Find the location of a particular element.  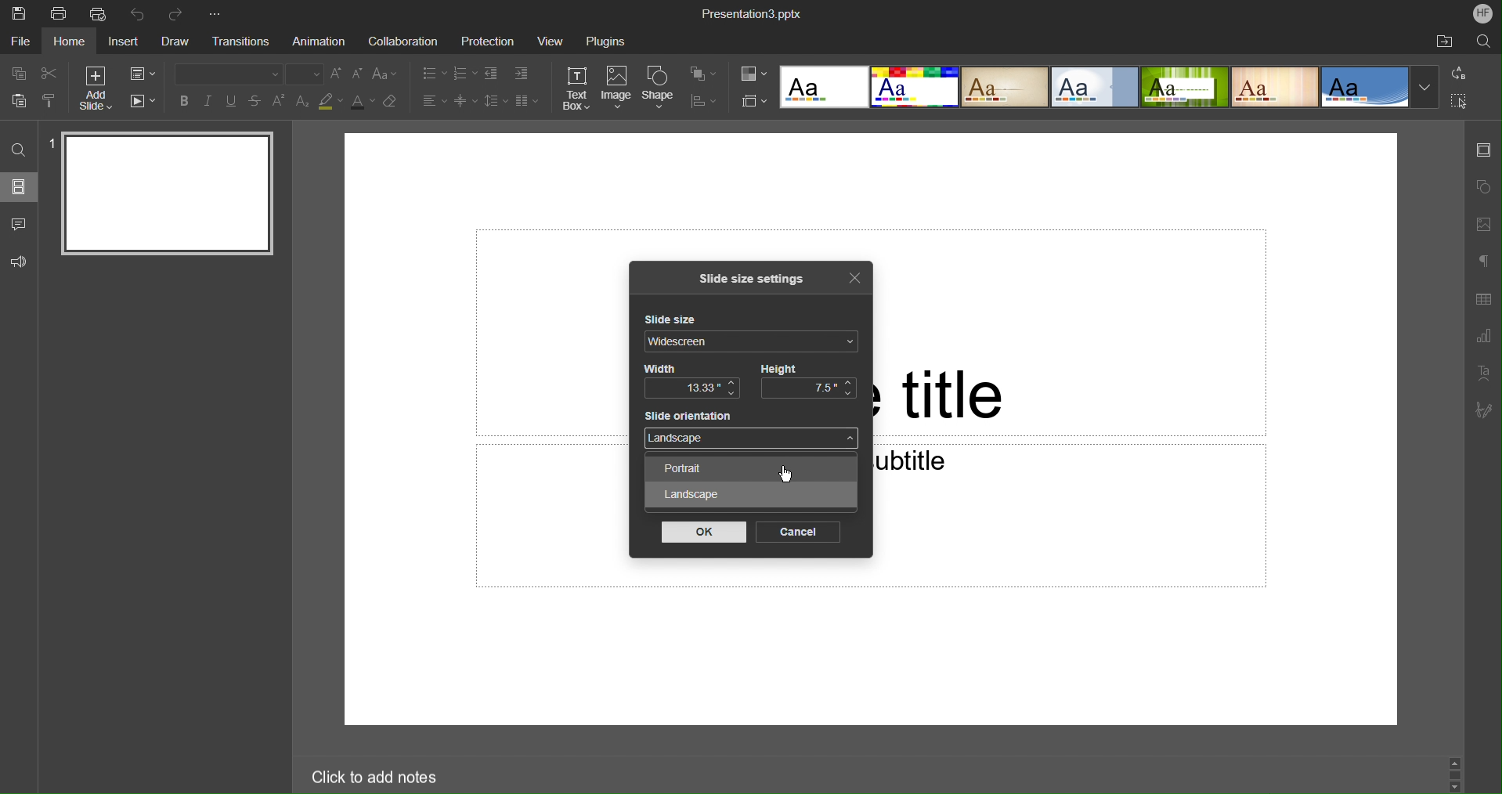

Slide Templates is located at coordinates (1108, 88).